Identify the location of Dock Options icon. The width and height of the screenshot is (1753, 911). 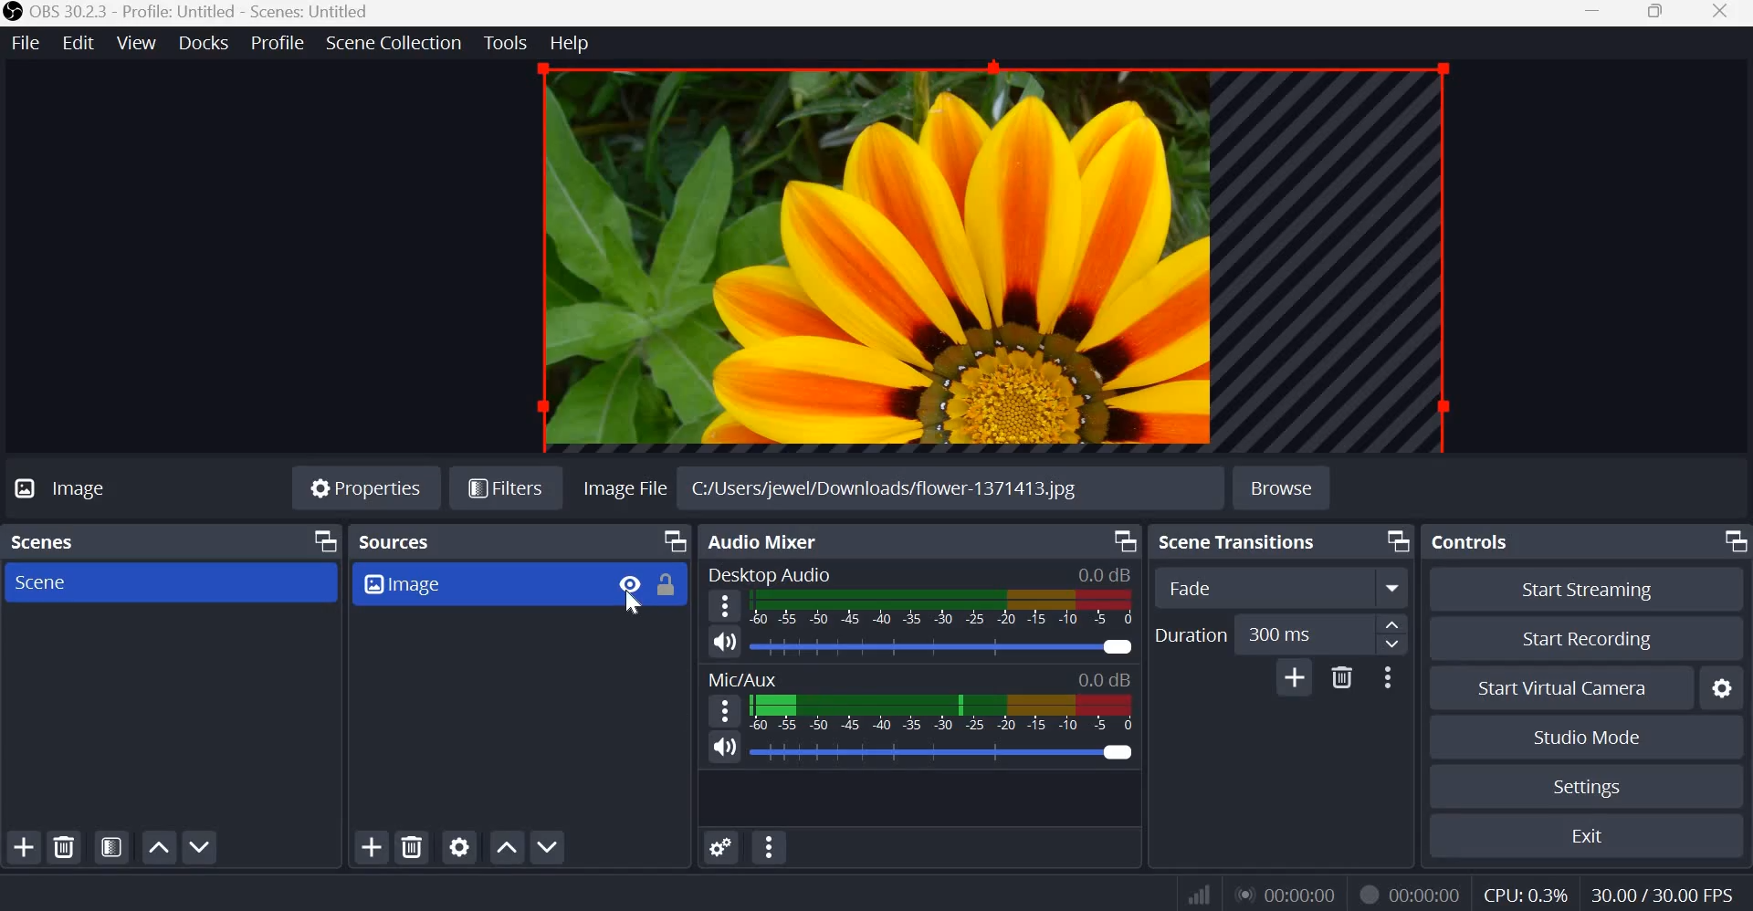
(673, 541).